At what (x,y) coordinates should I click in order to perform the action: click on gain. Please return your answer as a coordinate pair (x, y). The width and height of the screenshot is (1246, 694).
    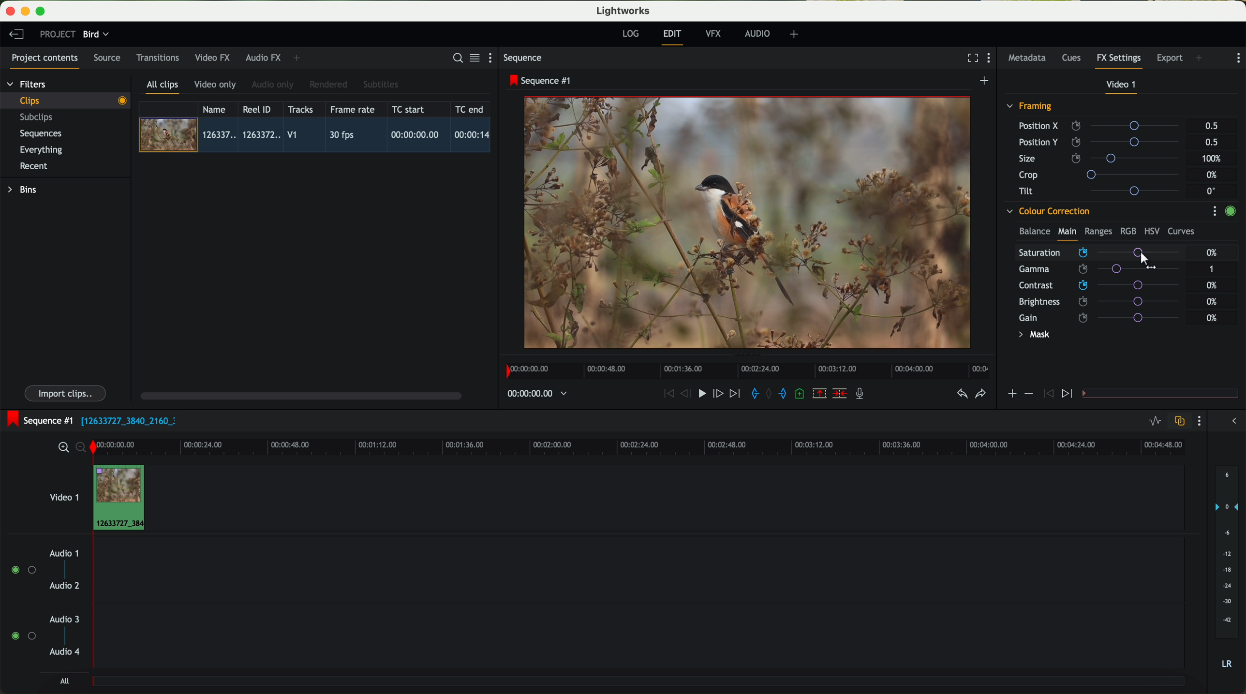
    Looking at the image, I should click on (1105, 317).